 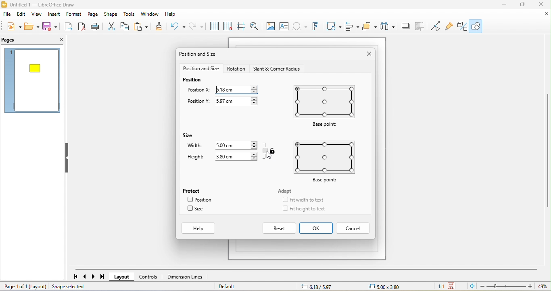 What do you see at coordinates (471, 286) in the screenshot?
I see `fit page to current window` at bounding box center [471, 286].